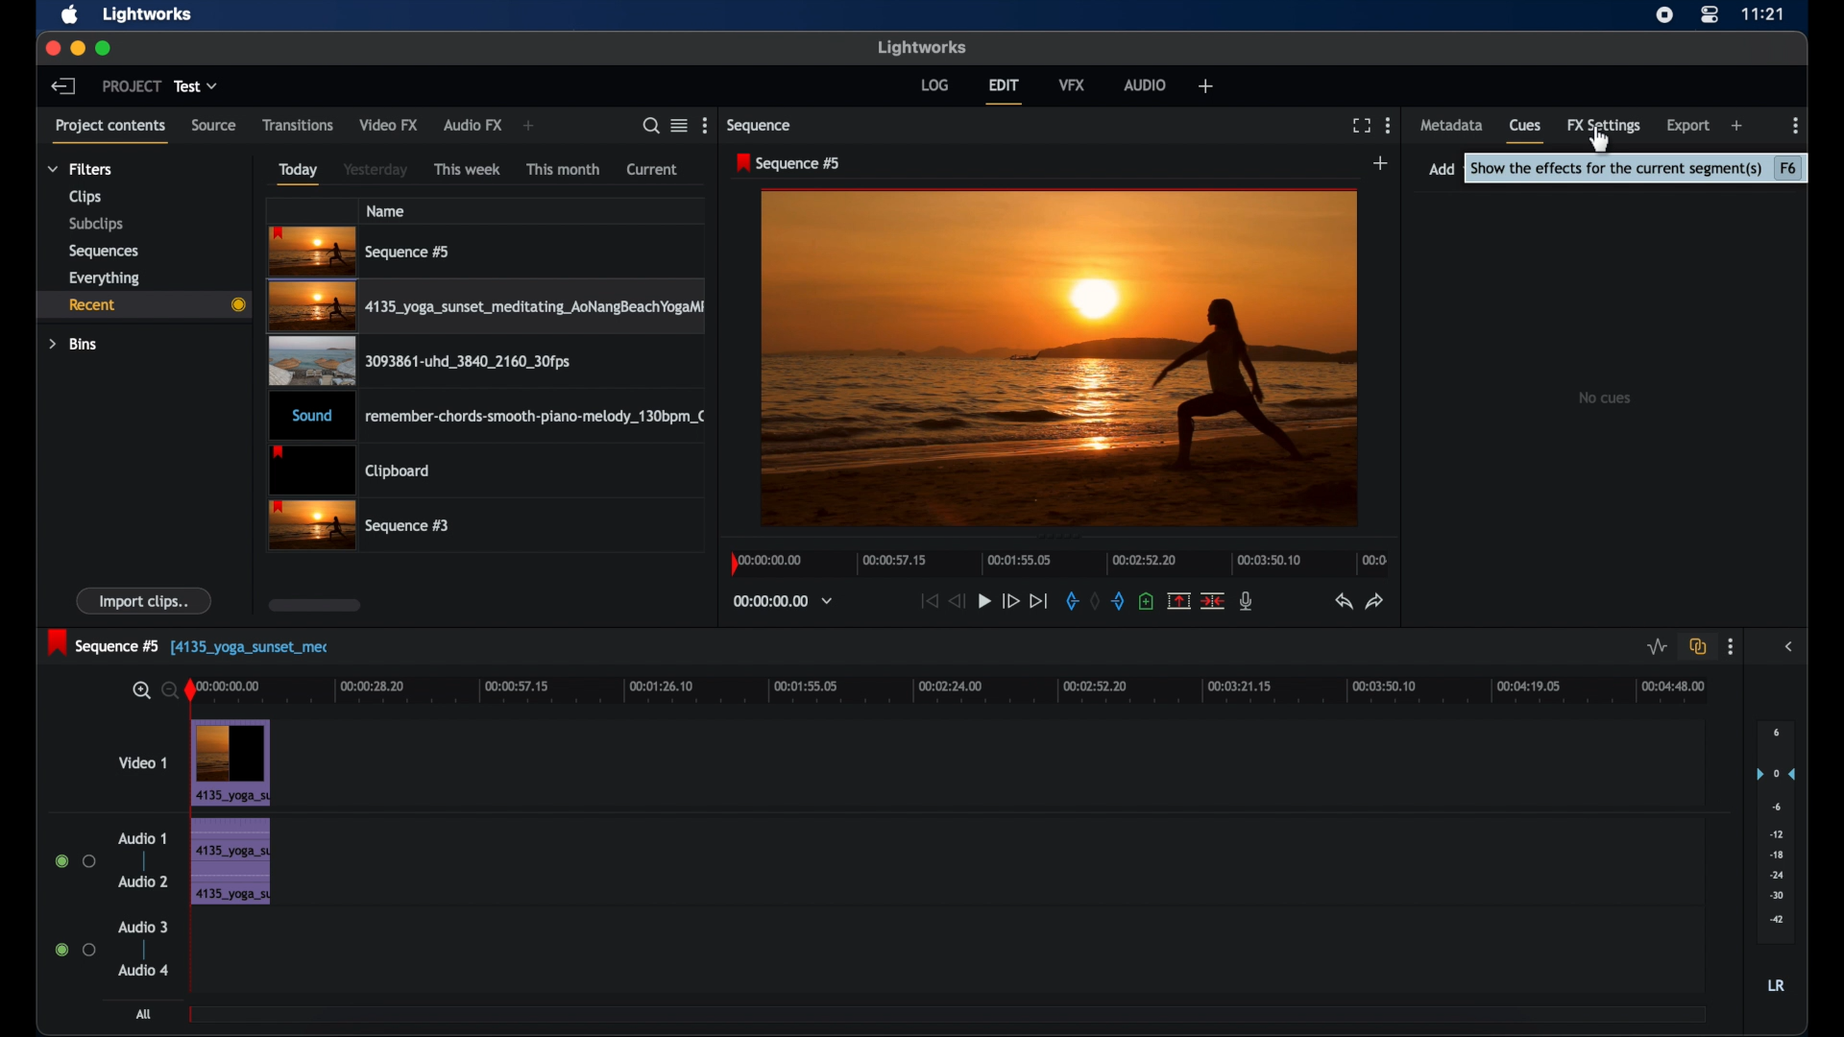 Image resolution: width=1844 pixels, height=1037 pixels. Describe the element at coordinates (1452, 124) in the screenshot. I see `metadata` at that location.